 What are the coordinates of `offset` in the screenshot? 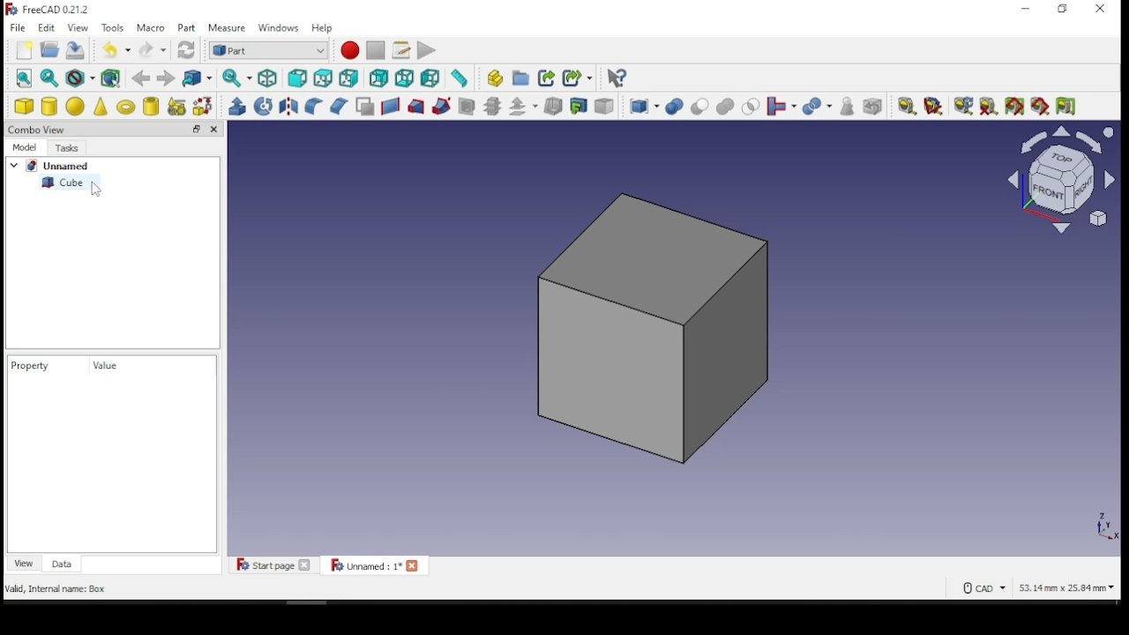 It's located at (524, 106).